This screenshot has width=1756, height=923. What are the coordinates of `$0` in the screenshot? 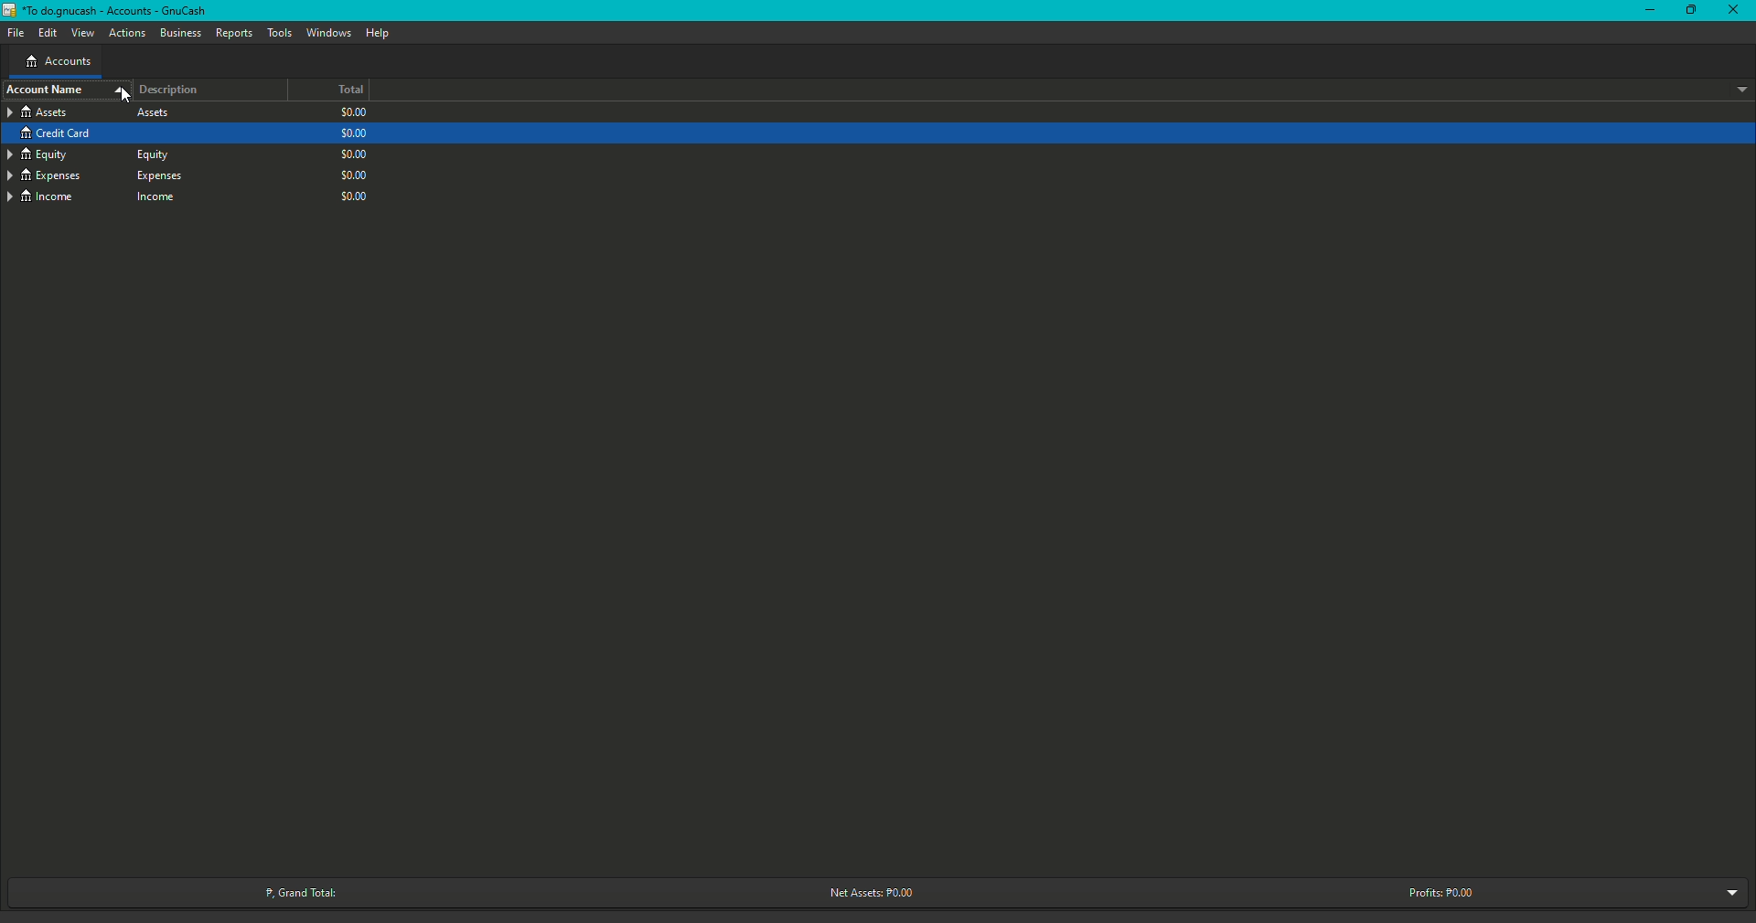 It's located at (346, 156).